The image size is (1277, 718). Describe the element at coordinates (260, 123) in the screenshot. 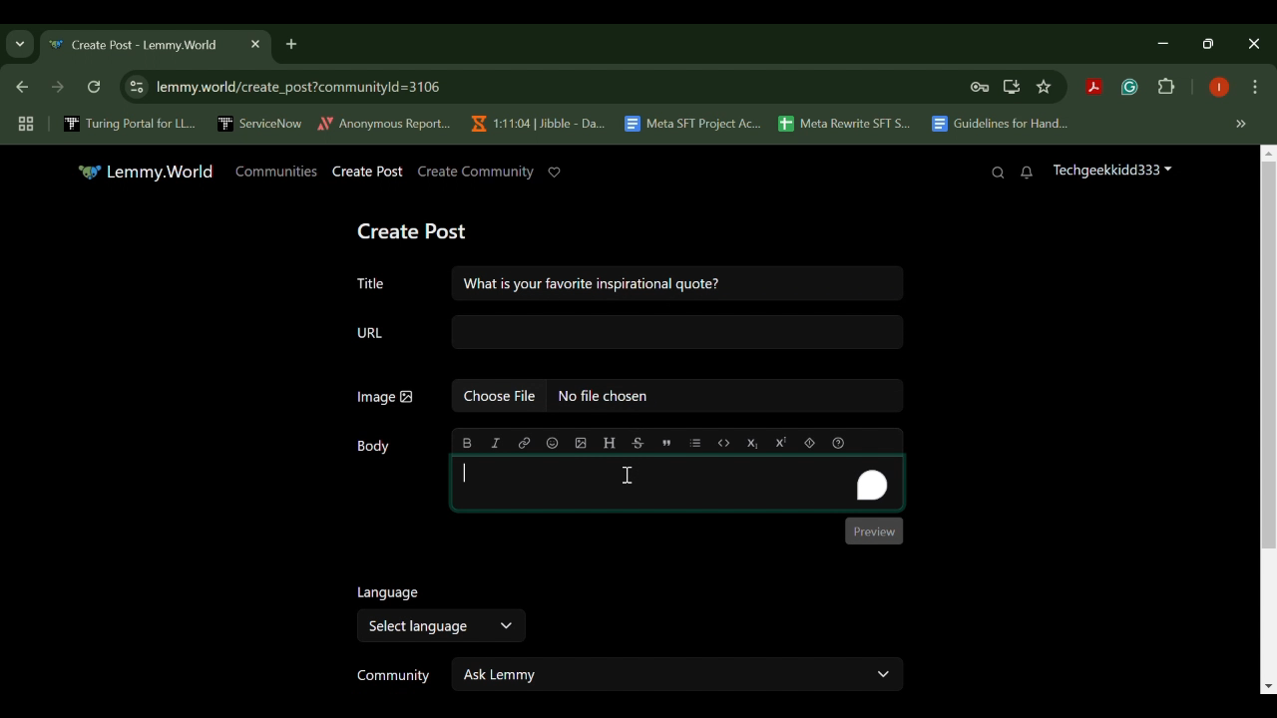

I see `ServiceNow` at that location.